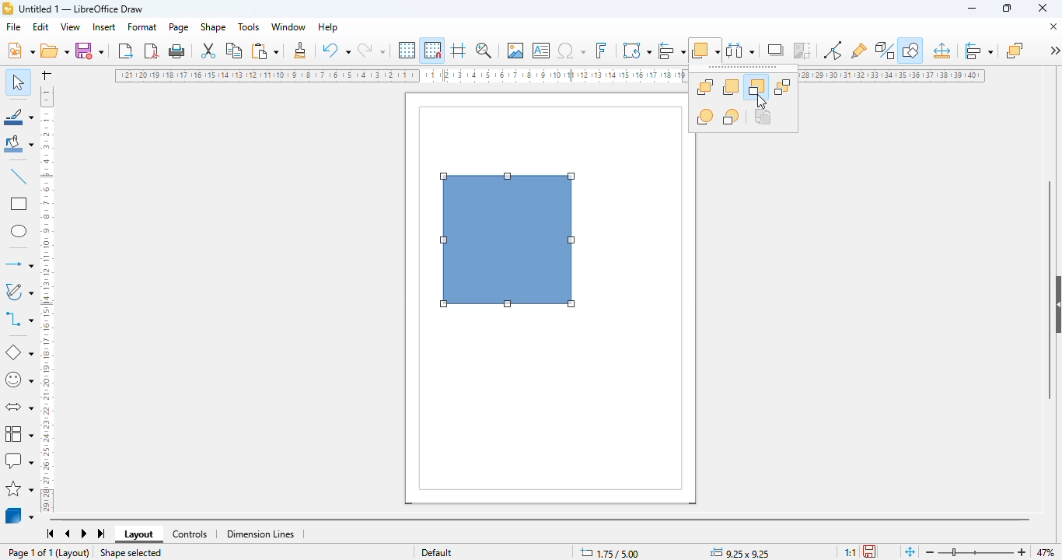 This screenshot has width=1062, height=560. What do you see at coordinates (941, 51) in the screenshot?
I see `position and size` at bounding box center [941, 51].